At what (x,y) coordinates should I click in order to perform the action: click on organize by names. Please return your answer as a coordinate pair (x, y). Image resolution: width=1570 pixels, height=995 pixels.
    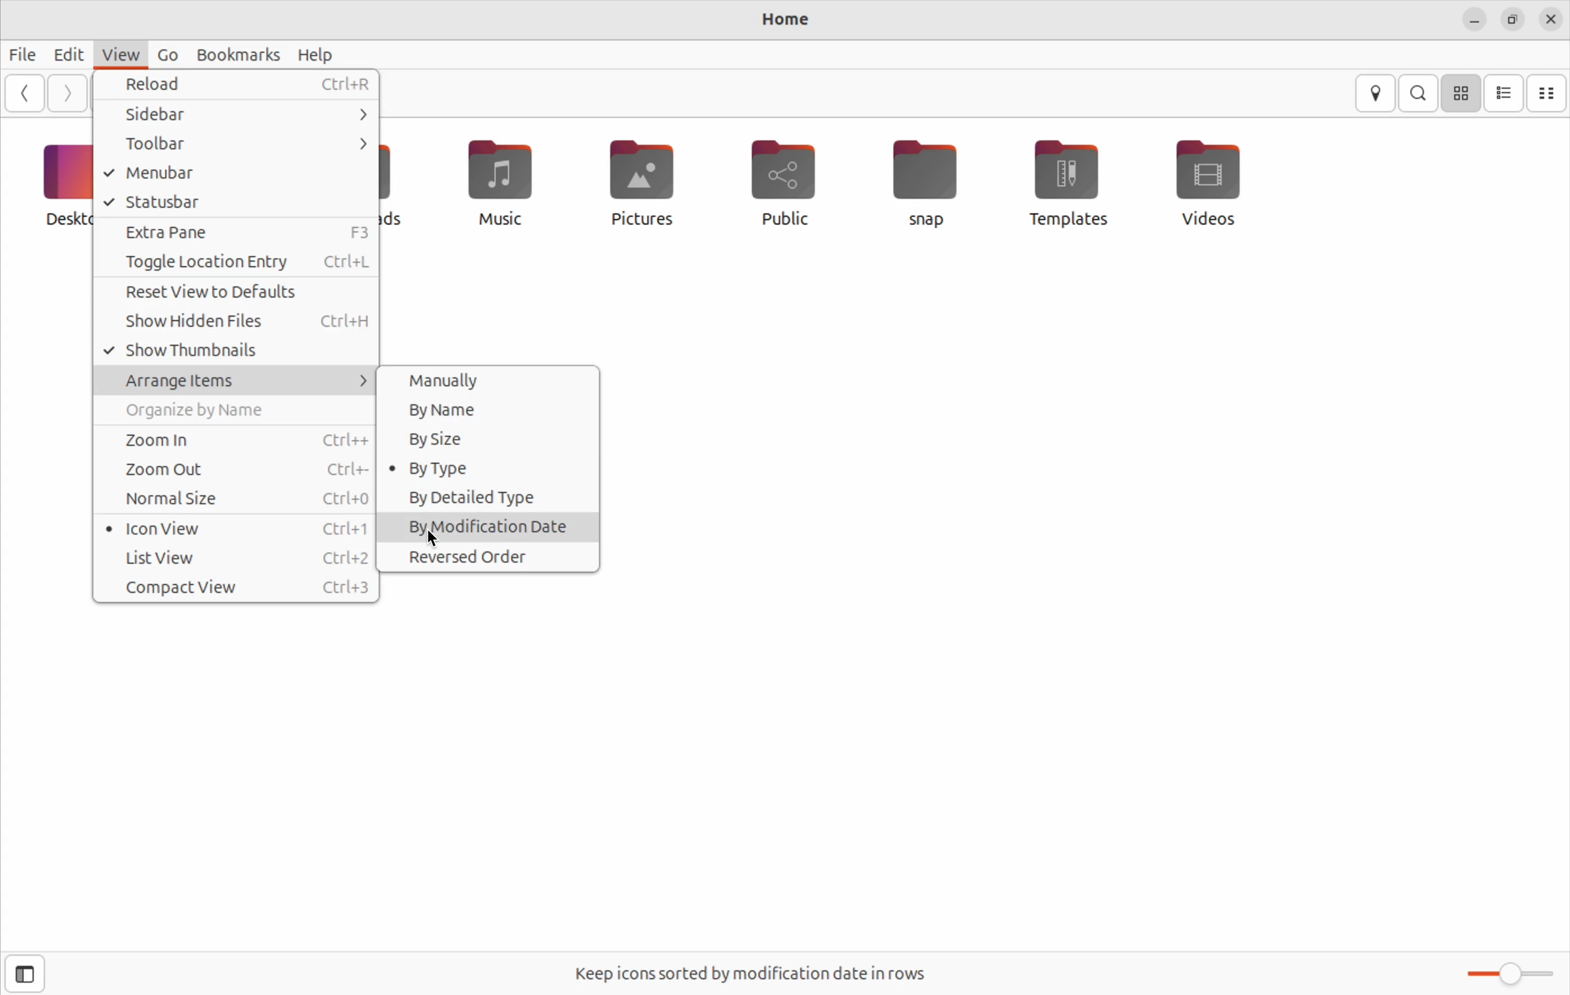
    Looking at the image, I should click on (241, 412).